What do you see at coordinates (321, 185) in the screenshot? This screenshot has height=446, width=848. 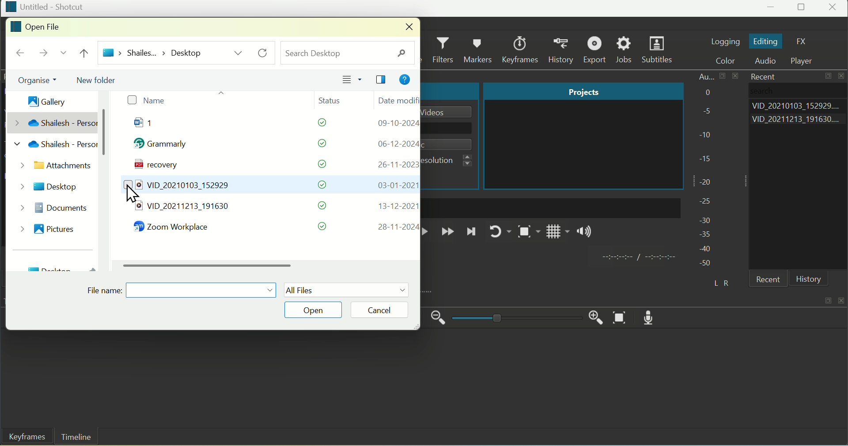 I see `status` at bounding box center [321, 185].